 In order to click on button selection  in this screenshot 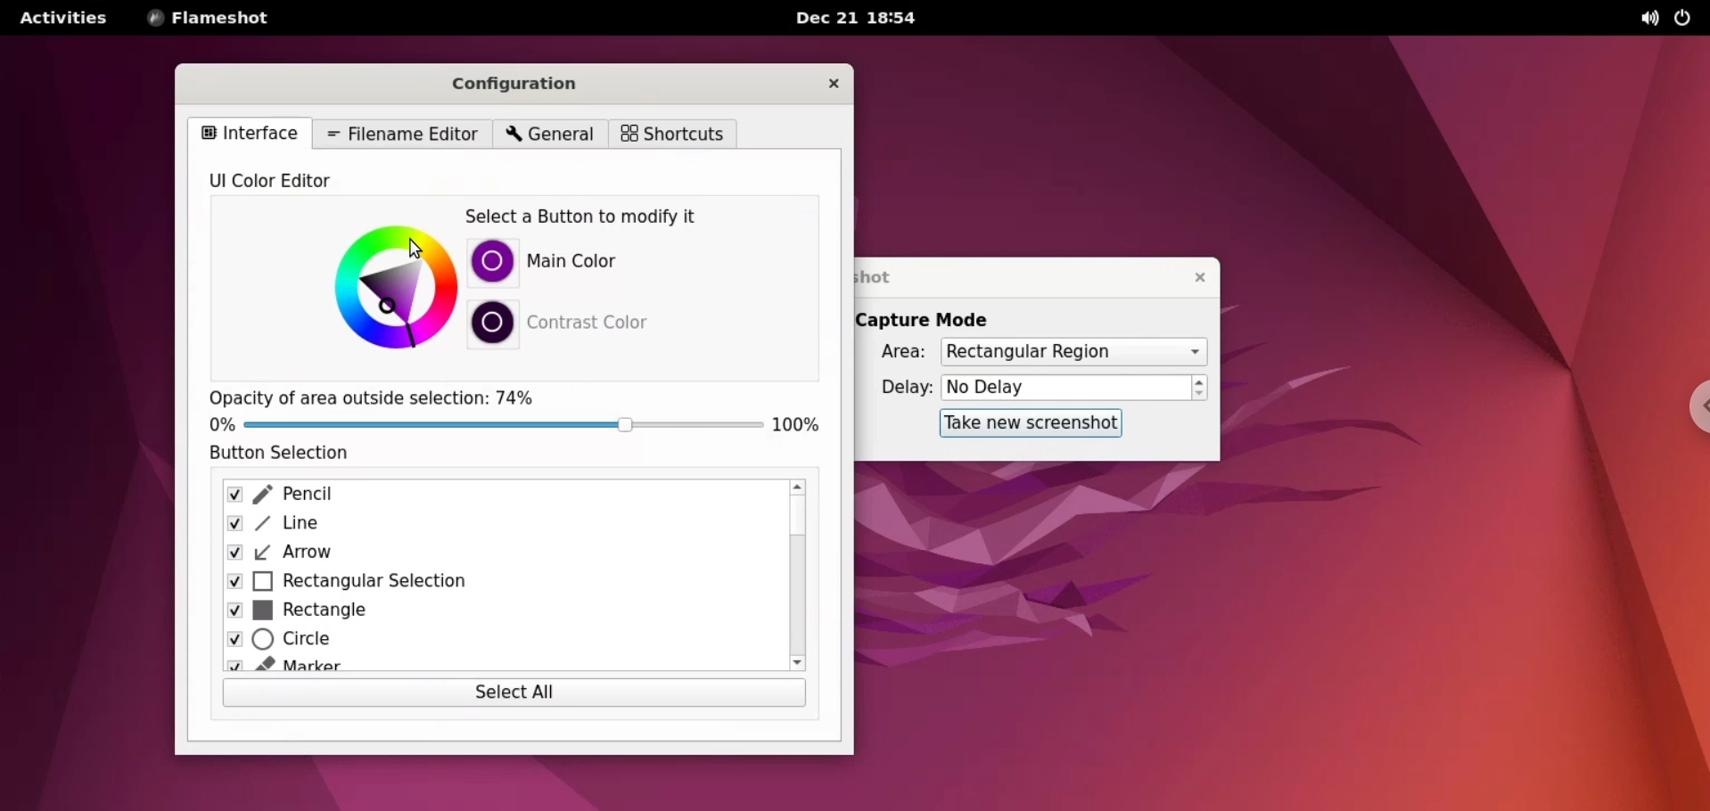, I will do `click(287, 456)`.